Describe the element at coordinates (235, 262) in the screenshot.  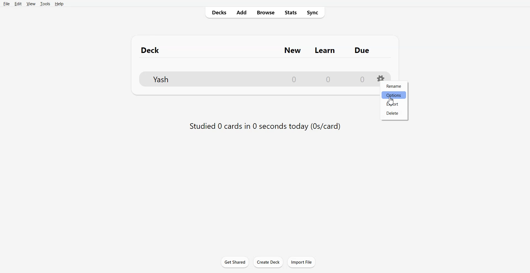
I see `Get shared` at that location.